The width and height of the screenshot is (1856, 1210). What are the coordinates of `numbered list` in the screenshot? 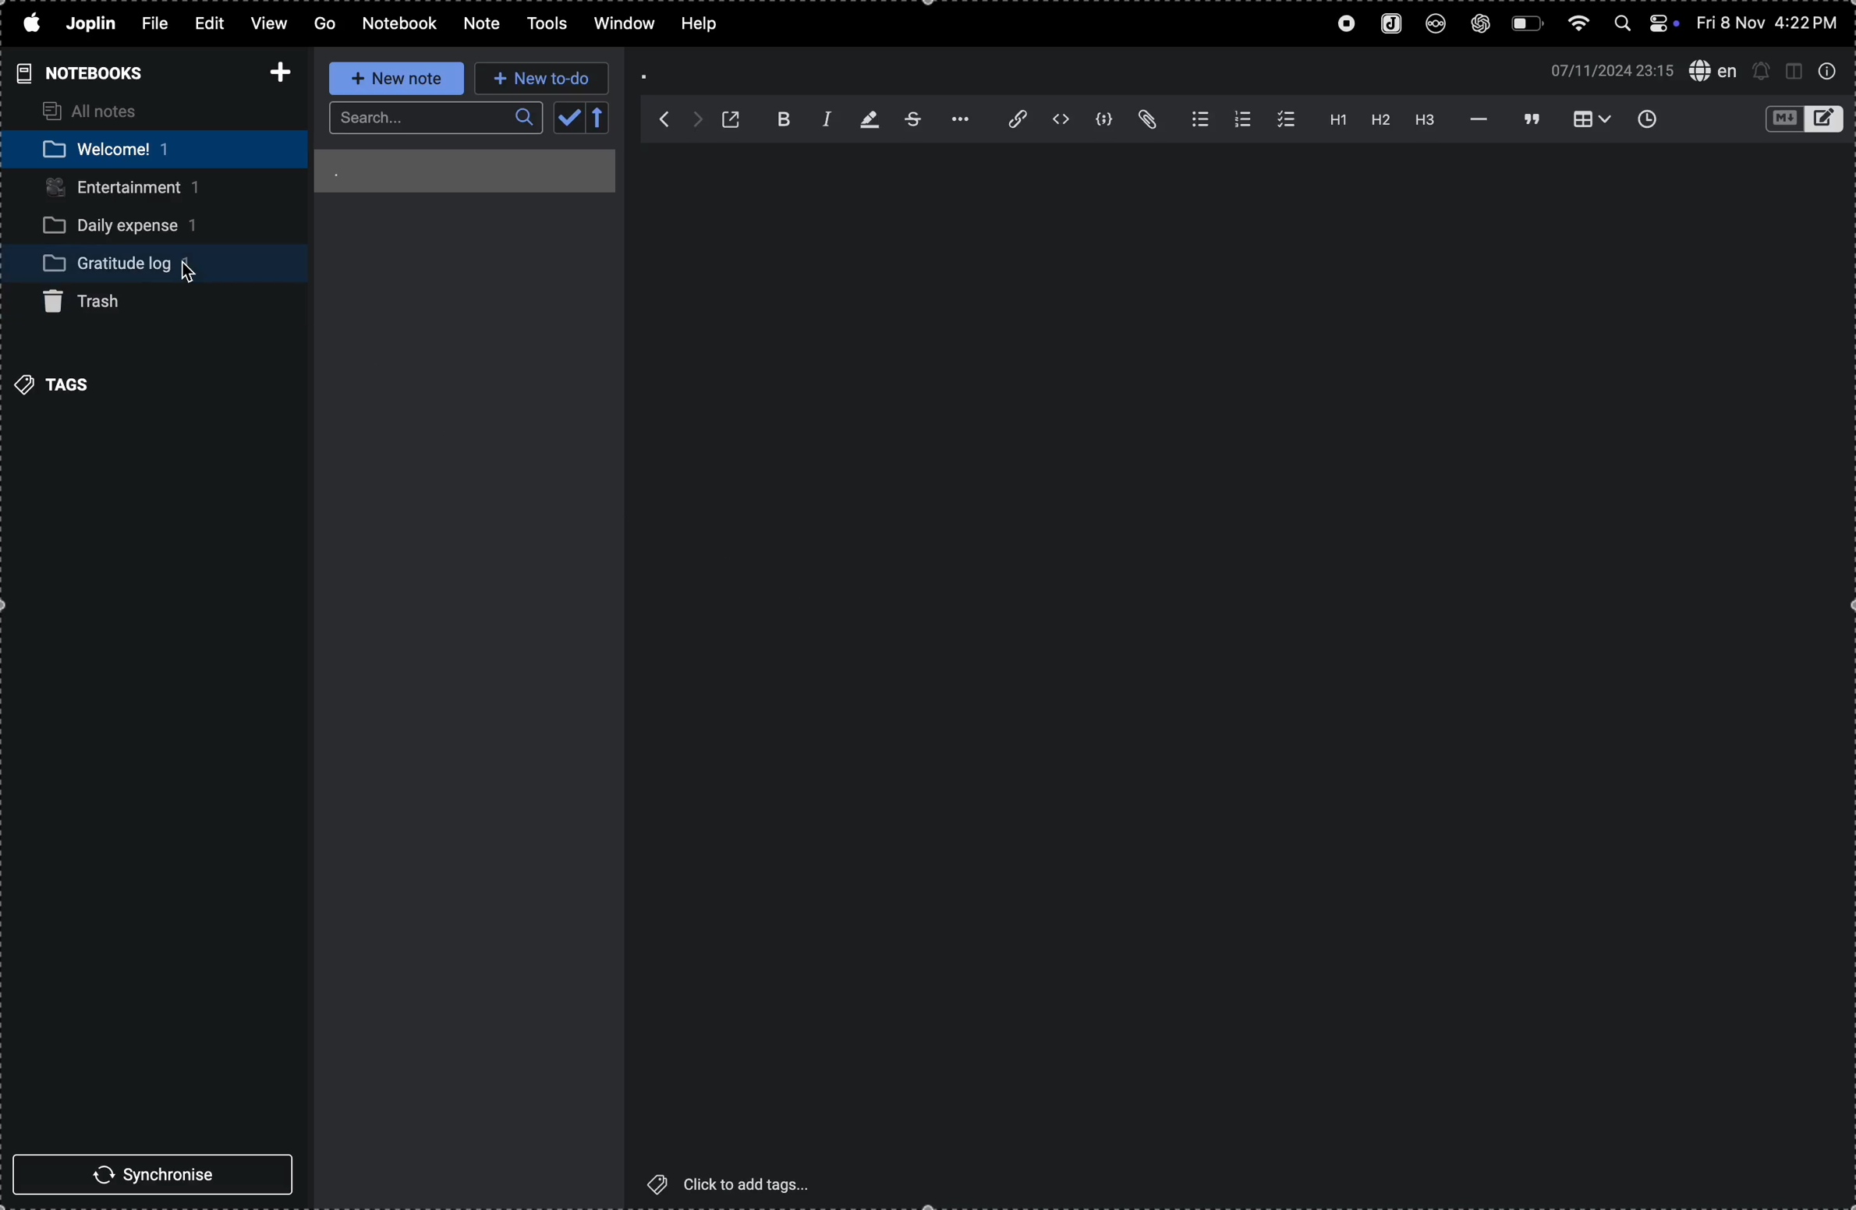 It's located at (1241, 120).